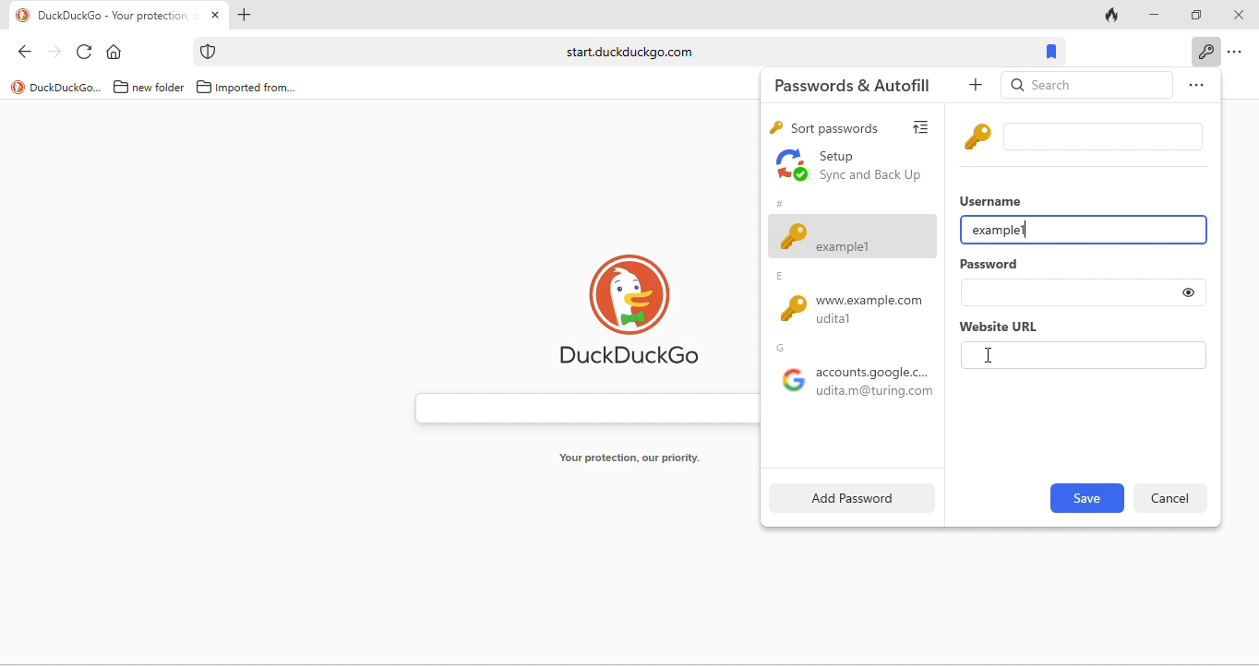 The image size is (1259, 666). What do you see at coordinates (578, 404) in the screenshot?
I see `search bar` at bounding box center [578, 404].